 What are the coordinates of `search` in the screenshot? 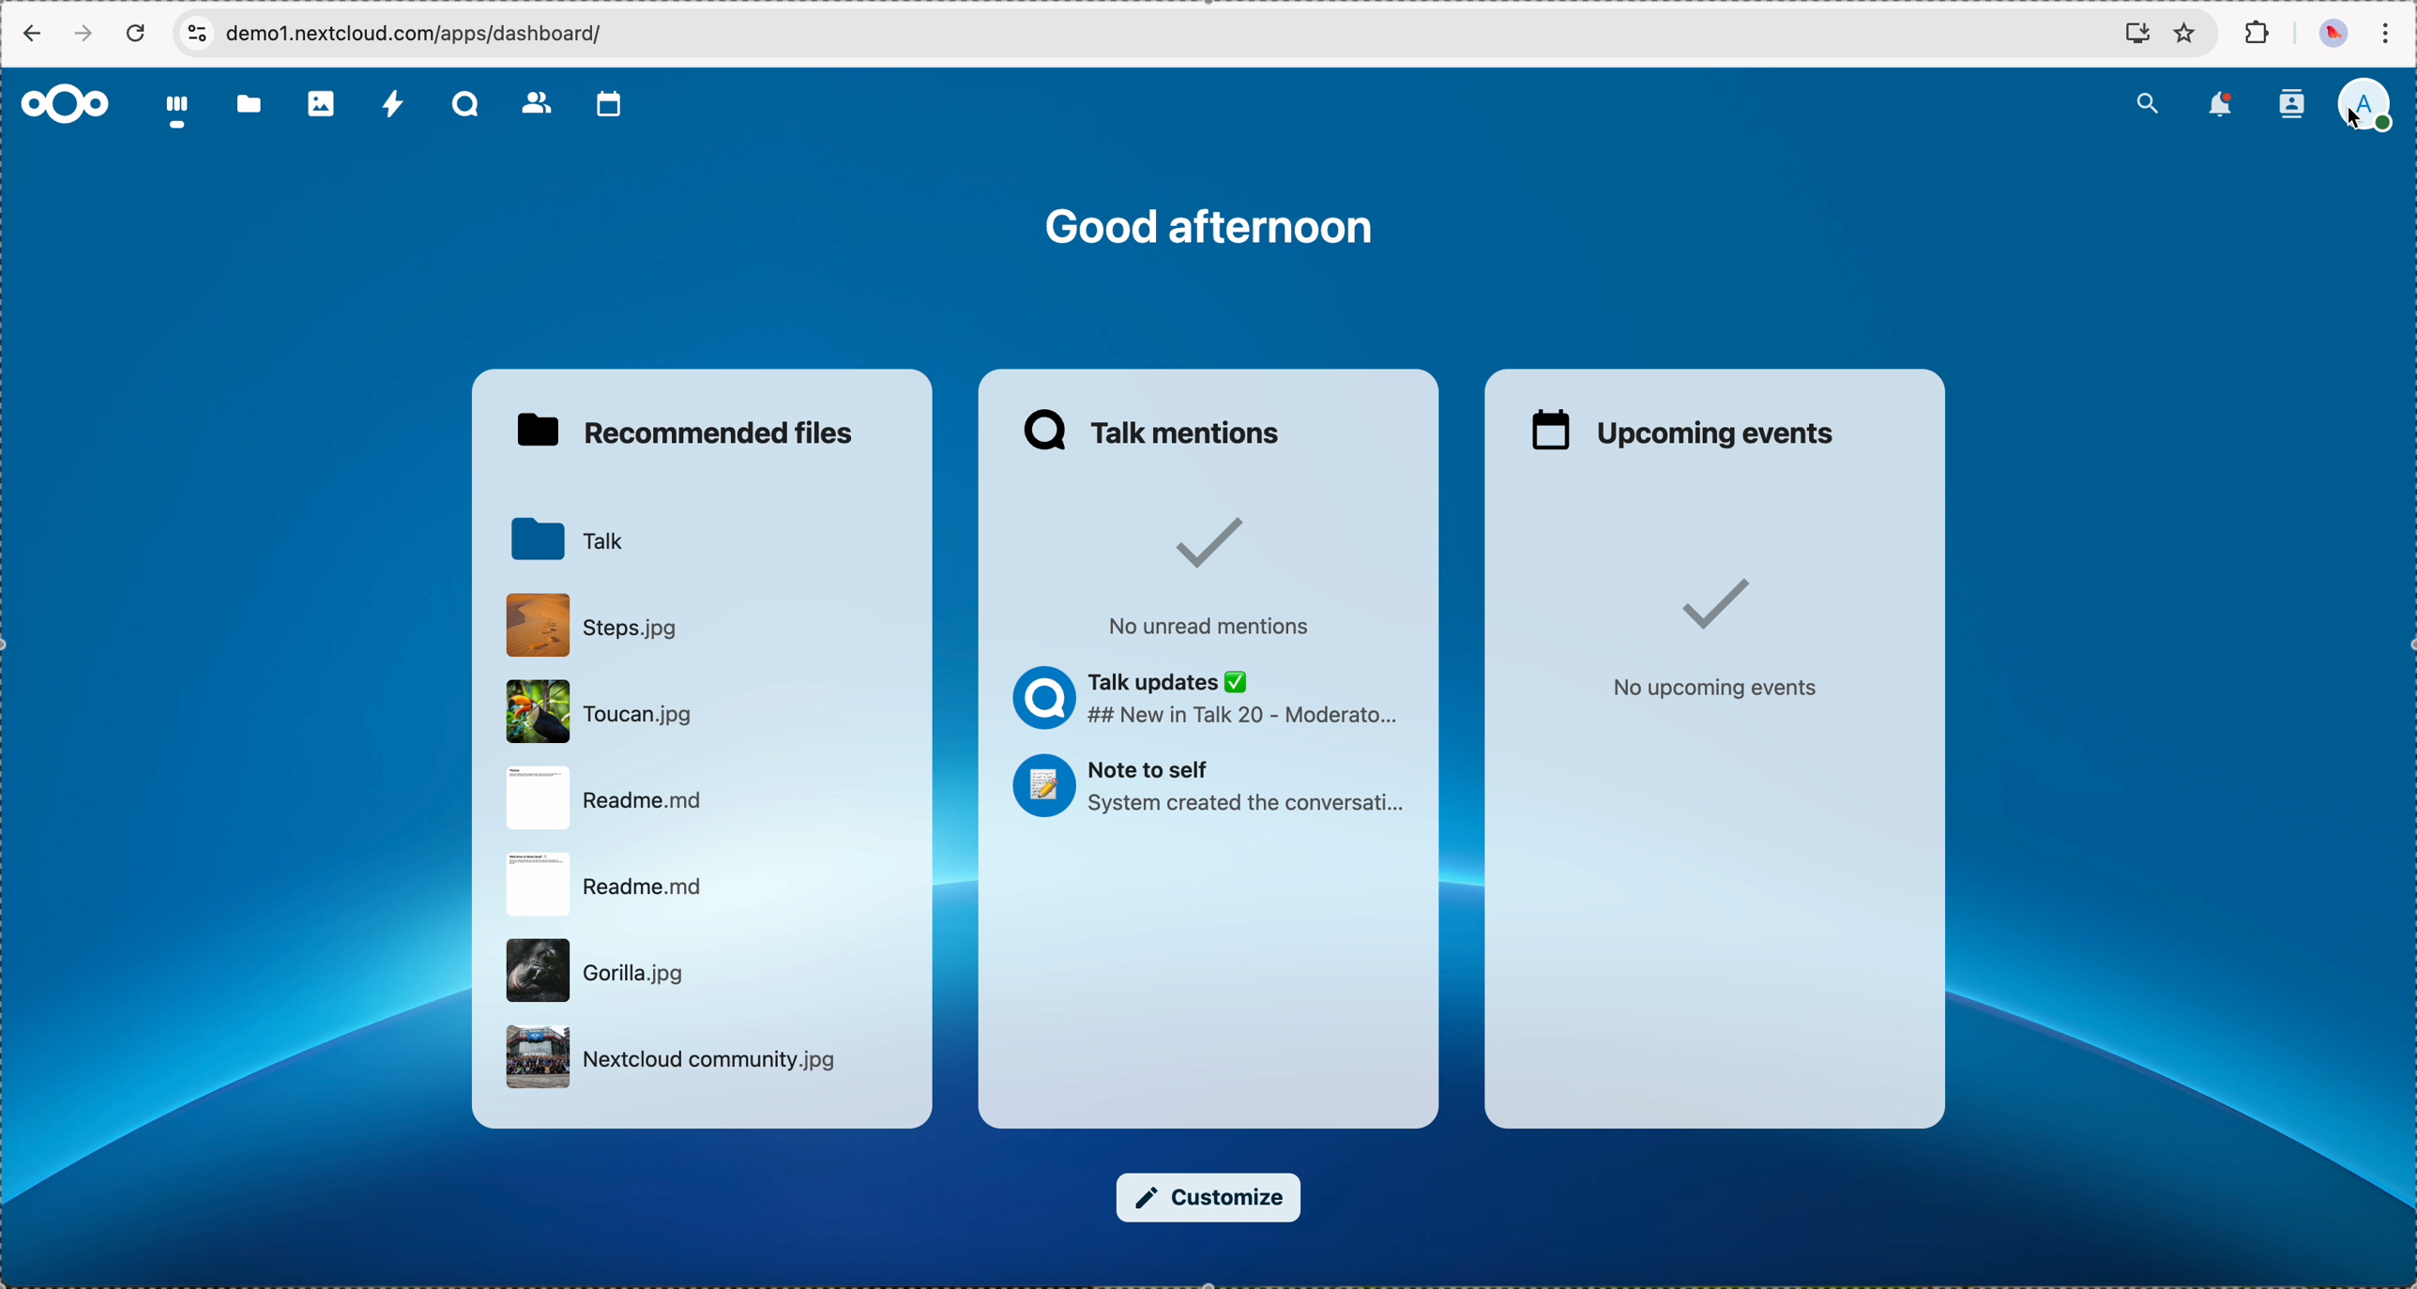 It's located at (2147, 100).